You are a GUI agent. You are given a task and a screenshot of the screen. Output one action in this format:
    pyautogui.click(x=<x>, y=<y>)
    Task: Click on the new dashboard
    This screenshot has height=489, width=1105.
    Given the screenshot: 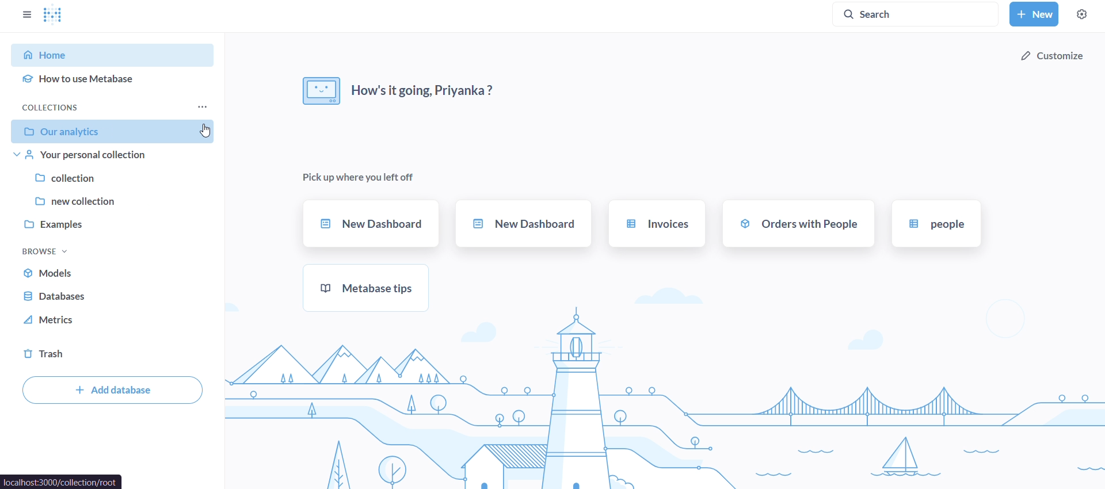 What is the action you would take?
    pyautogui.click(x=523, y=223)
    